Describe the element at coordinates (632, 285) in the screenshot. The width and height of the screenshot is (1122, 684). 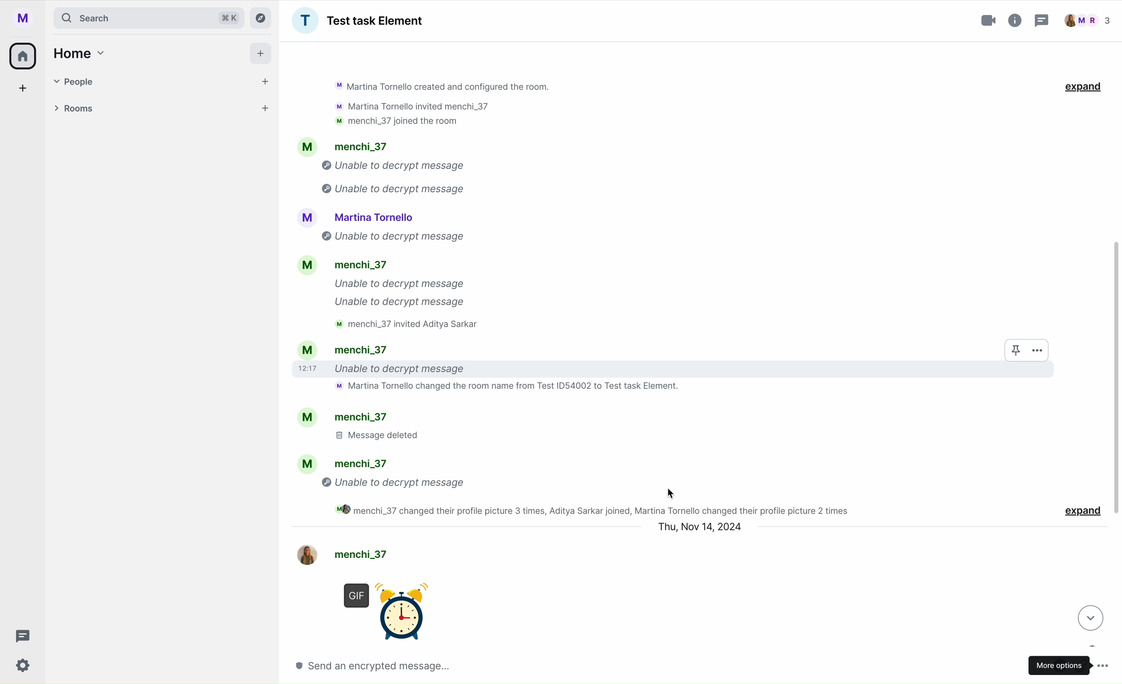
I see `activity chat` at that location.